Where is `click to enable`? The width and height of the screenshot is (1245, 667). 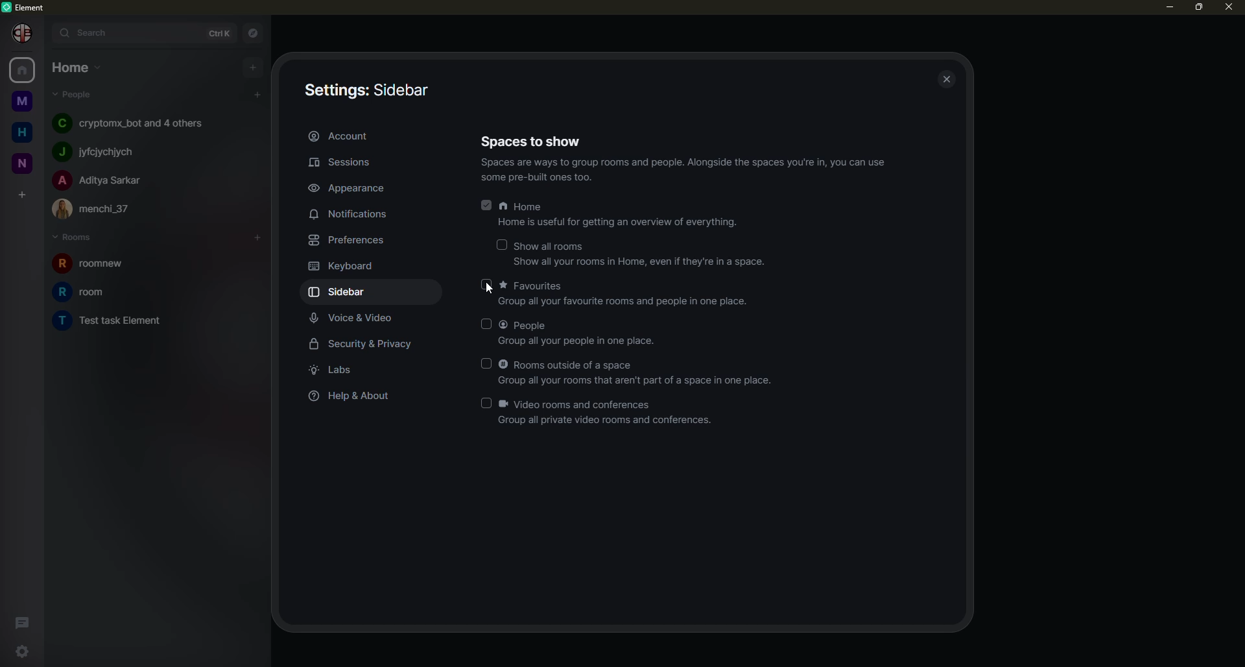 click to enable is located at coordinates (488, 402).